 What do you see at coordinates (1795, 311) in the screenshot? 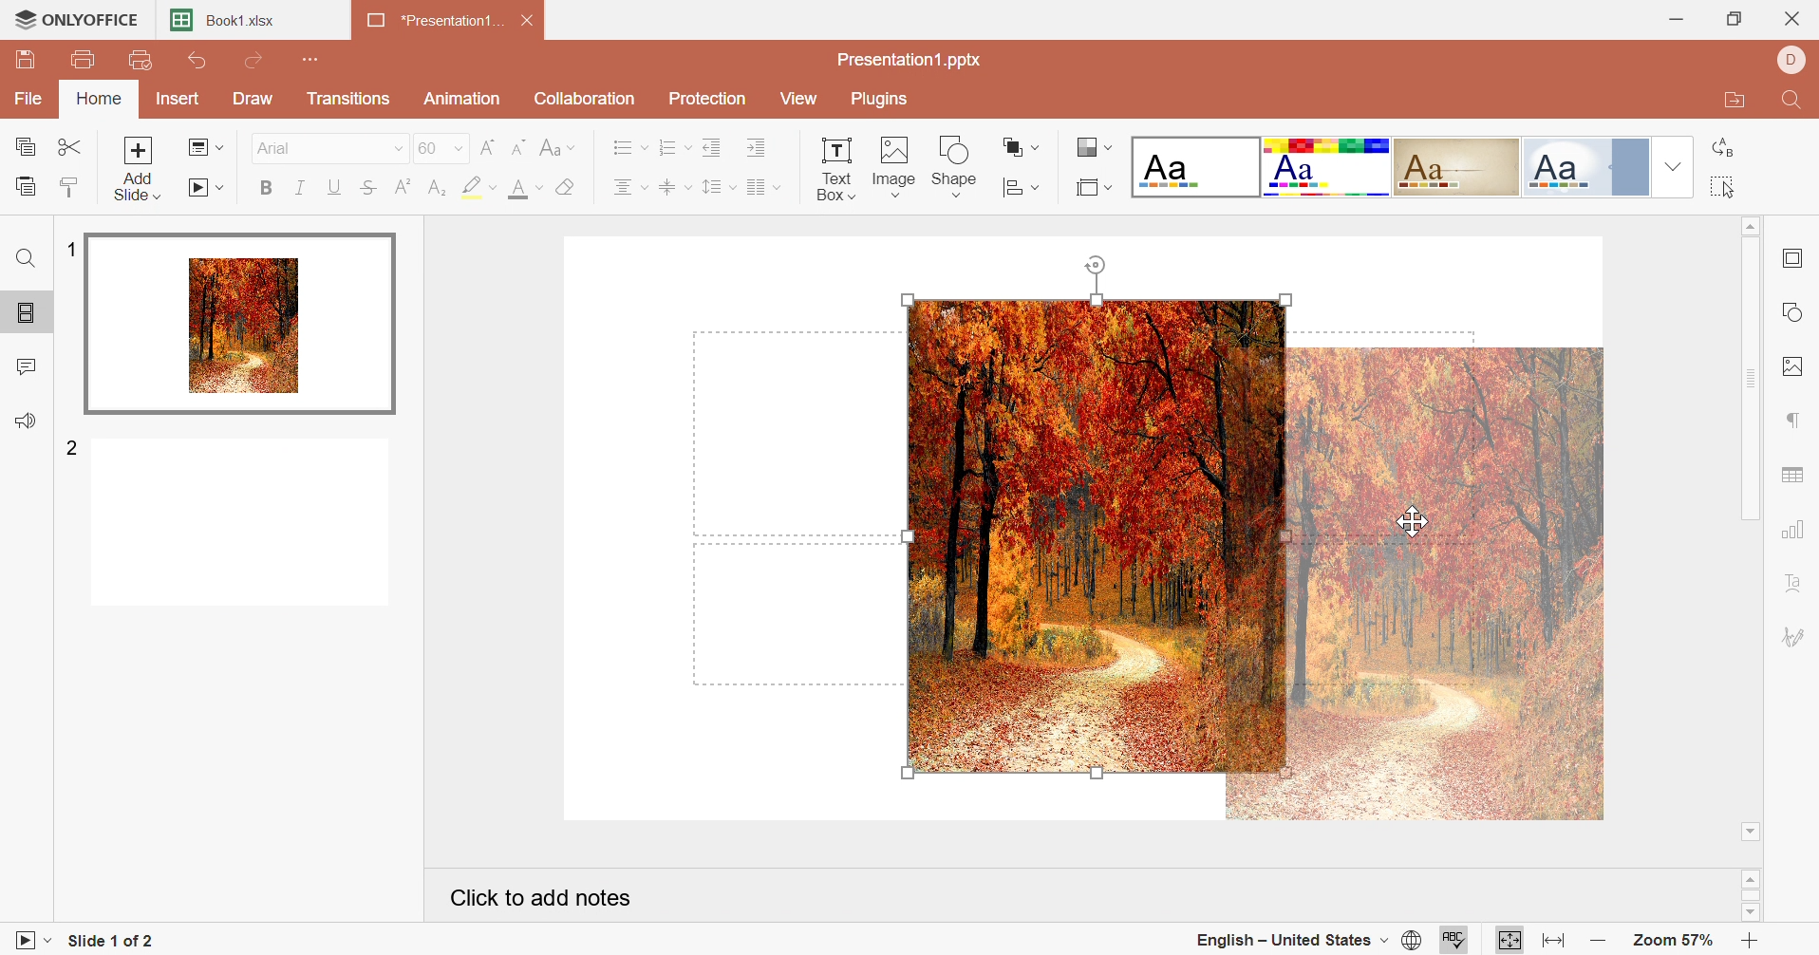
I see `Shape settings` at bounding box center [1795, 311].